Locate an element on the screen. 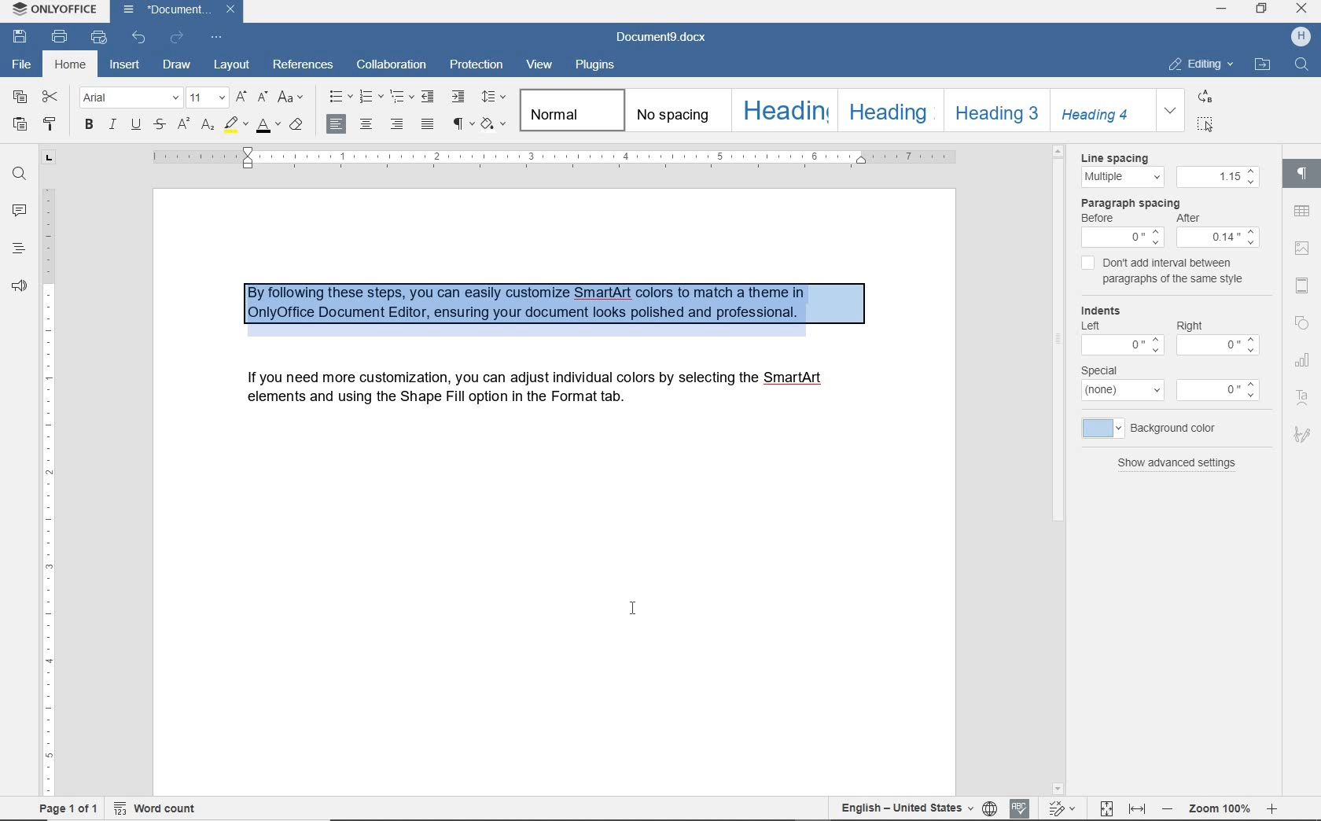  heading 2 is located at coordinates (886, 109).